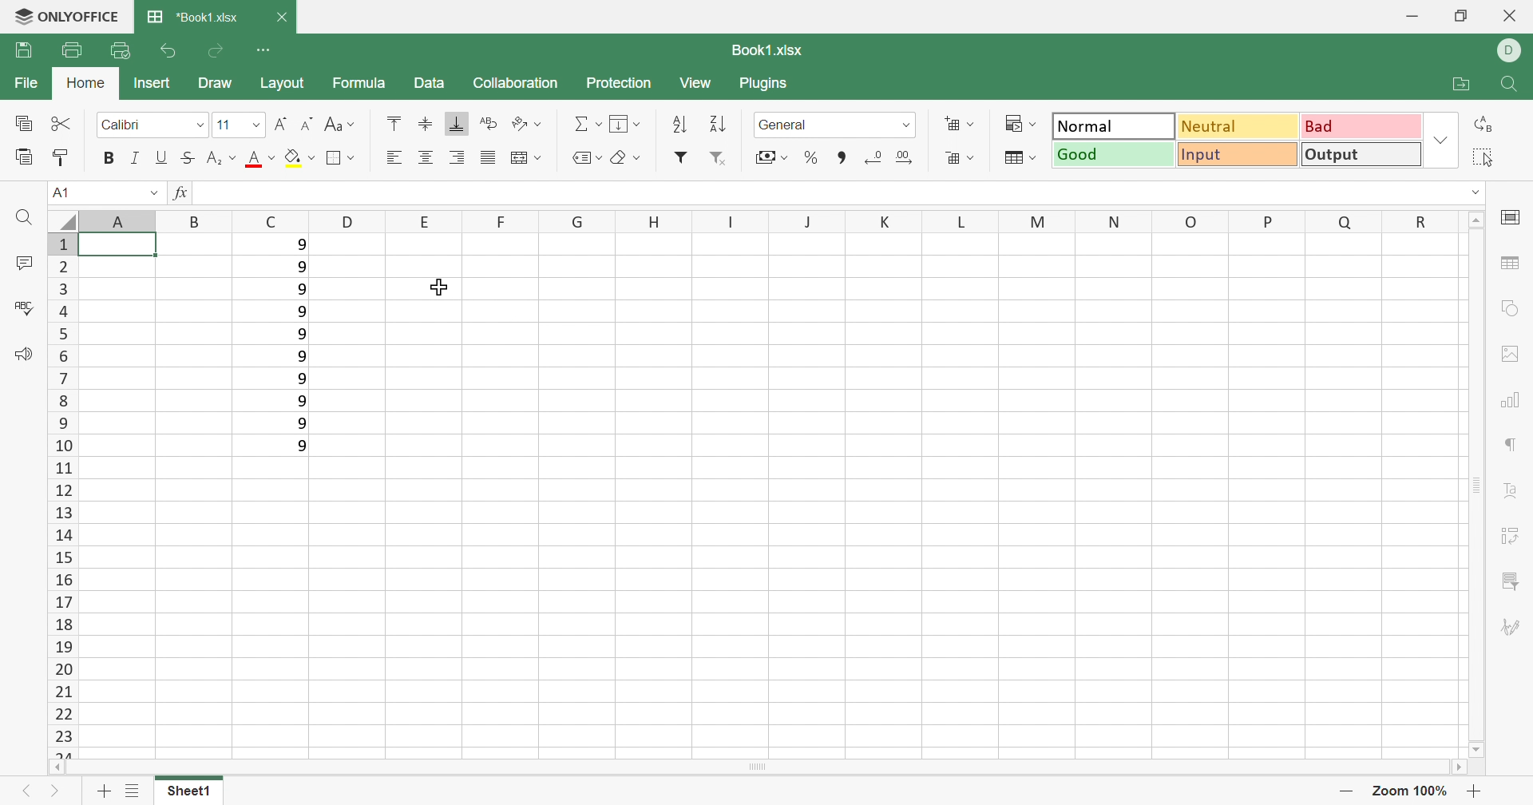 This screenshot has height=805, width=1533. What do you see at coordinates (701, 86) in the screenshot?
I see `View` at bounding box center [701, 86].